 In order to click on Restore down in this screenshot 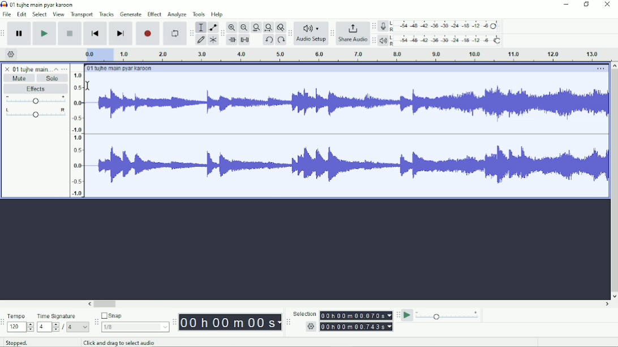, I will do `click(587, 5)`.